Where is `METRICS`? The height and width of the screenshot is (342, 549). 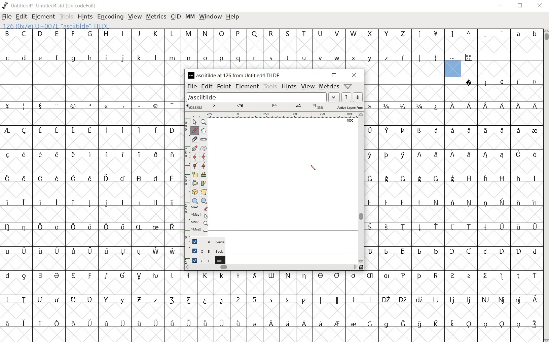 METRICS is located at coordinates (156, 16).